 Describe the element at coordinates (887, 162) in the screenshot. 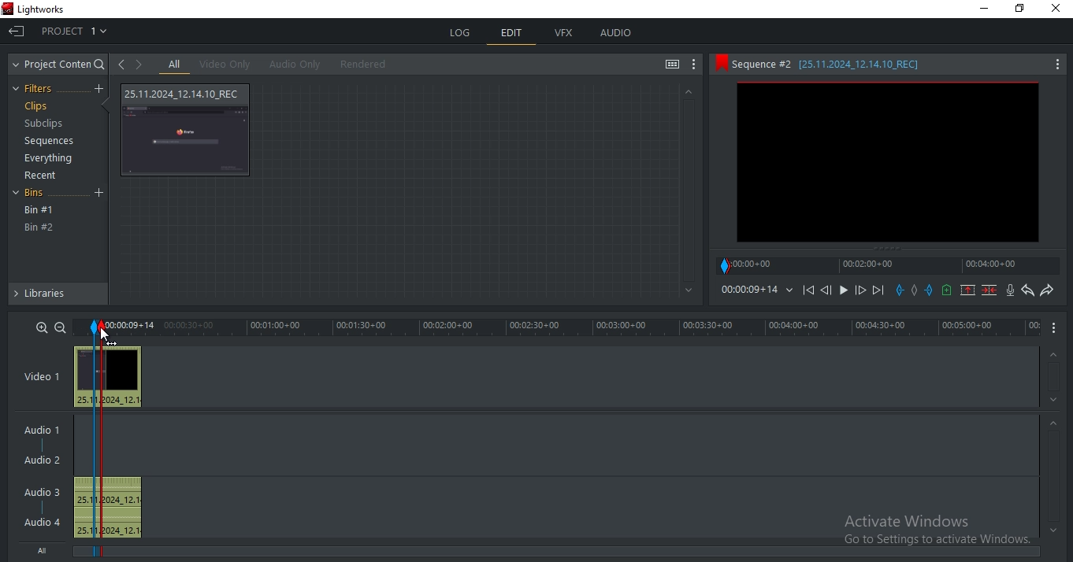

I see `clip` at that location.